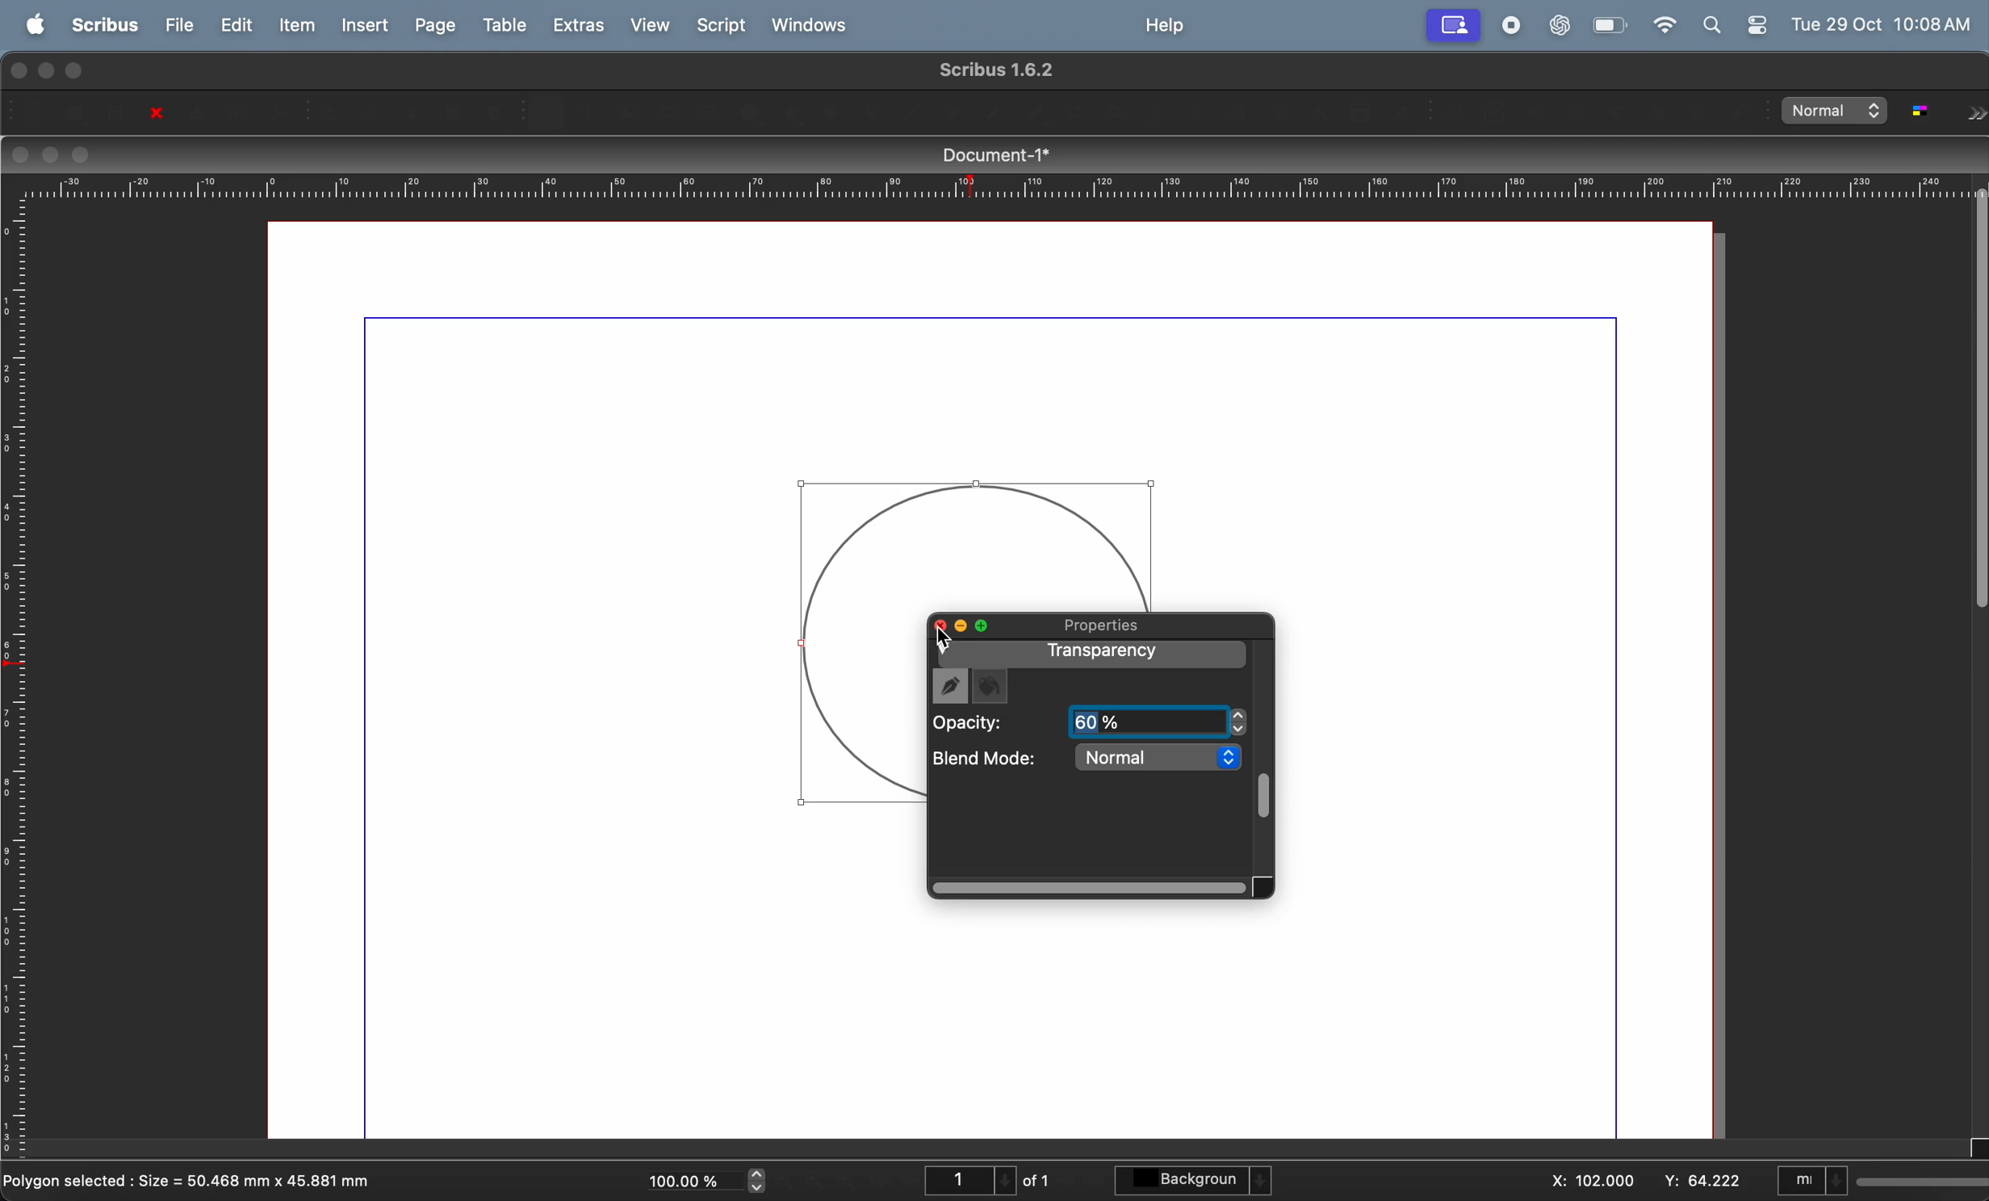 The height and width of the screenshot is (1201, 1989). I want to click on extras, so click(580, 23).